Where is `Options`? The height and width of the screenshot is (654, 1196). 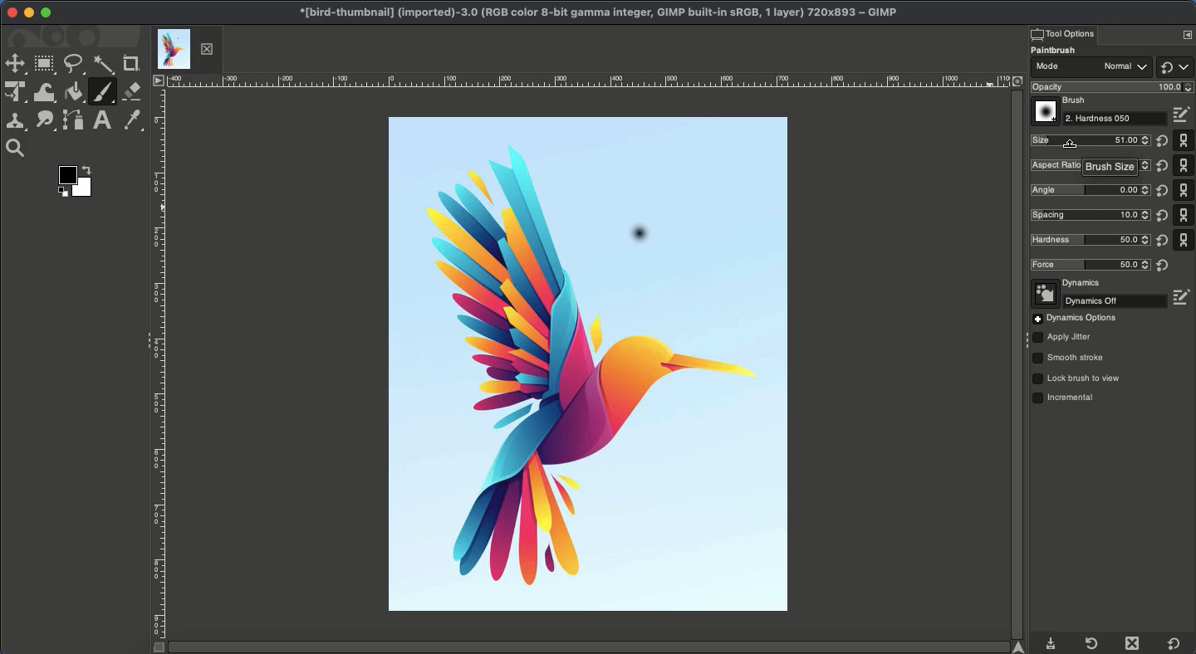 Options is located at coordinates (1075, 319).